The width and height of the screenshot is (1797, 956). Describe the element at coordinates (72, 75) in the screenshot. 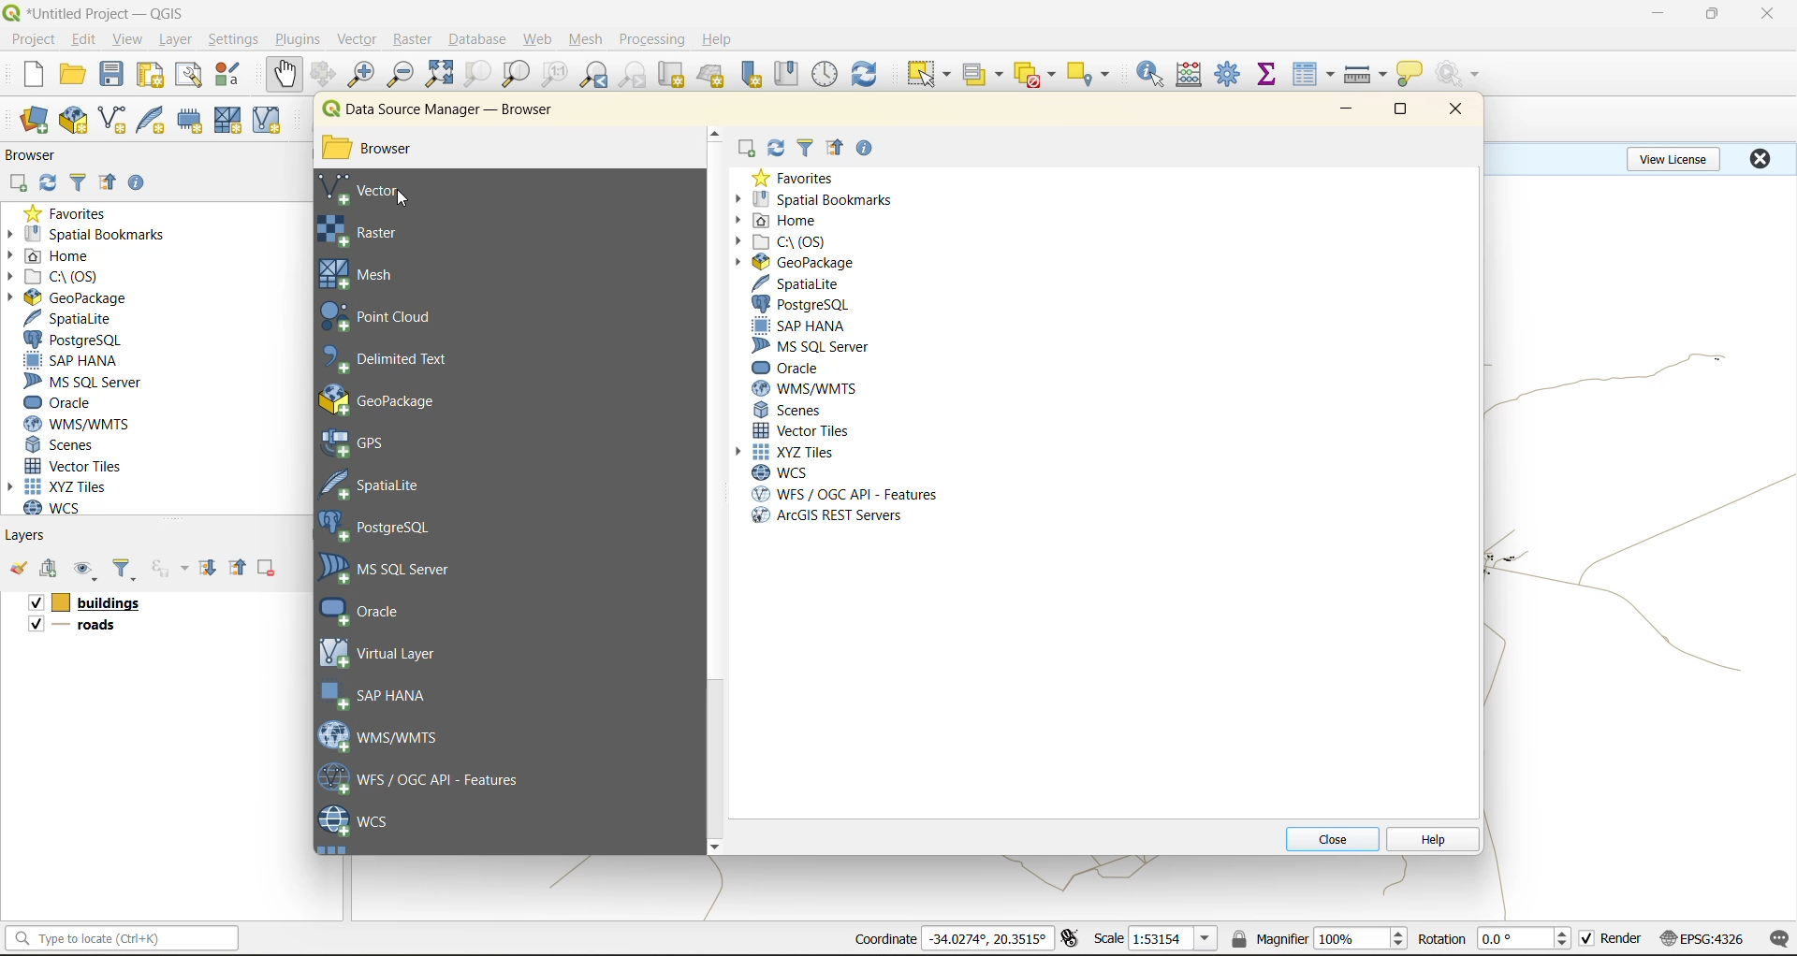

I see `open` at that location.